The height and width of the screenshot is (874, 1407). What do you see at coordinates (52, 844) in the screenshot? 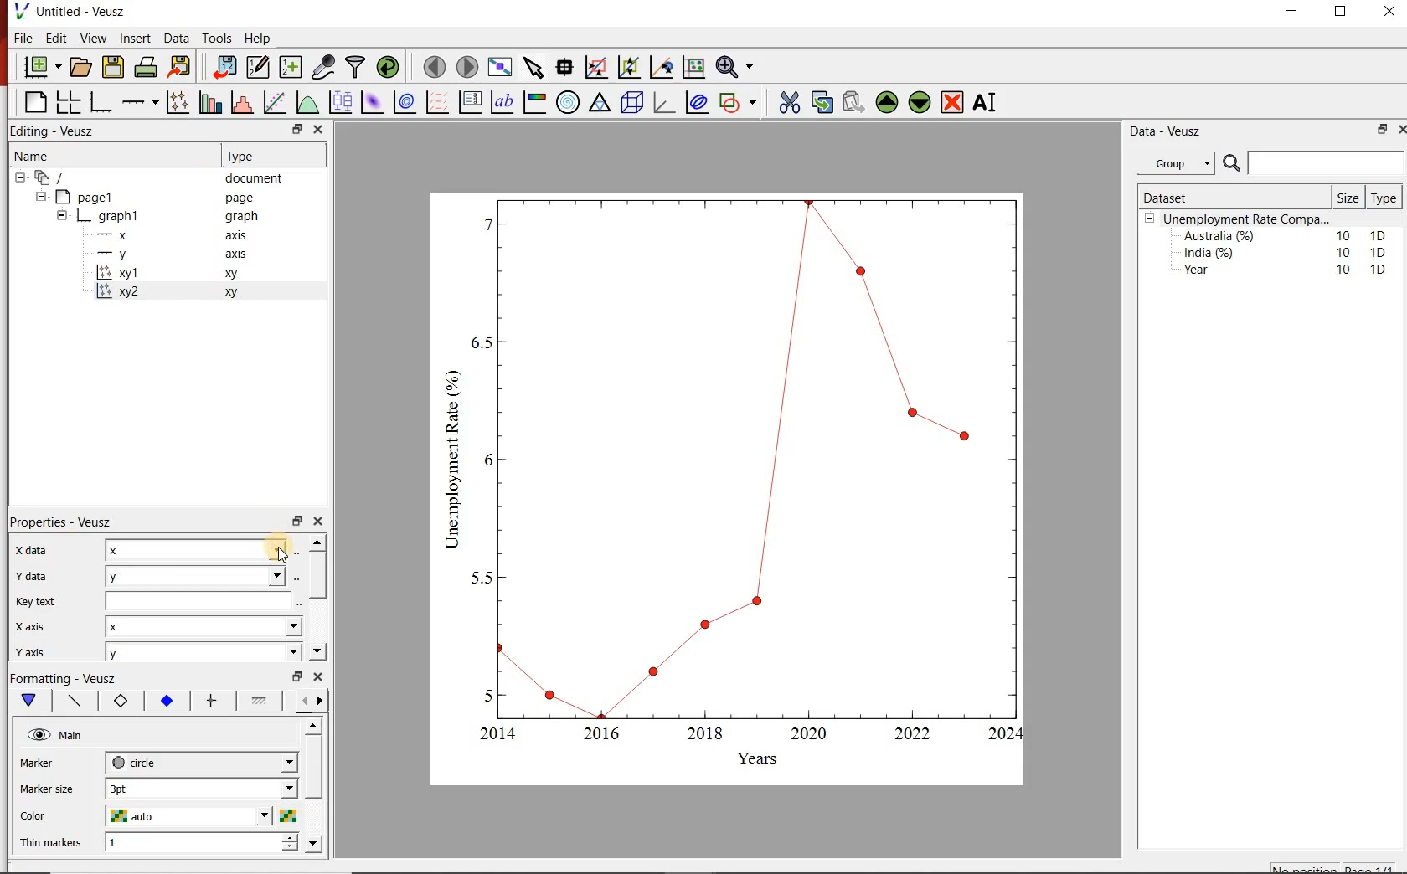
I see `Thin markers` at bounding box center [52, 844].